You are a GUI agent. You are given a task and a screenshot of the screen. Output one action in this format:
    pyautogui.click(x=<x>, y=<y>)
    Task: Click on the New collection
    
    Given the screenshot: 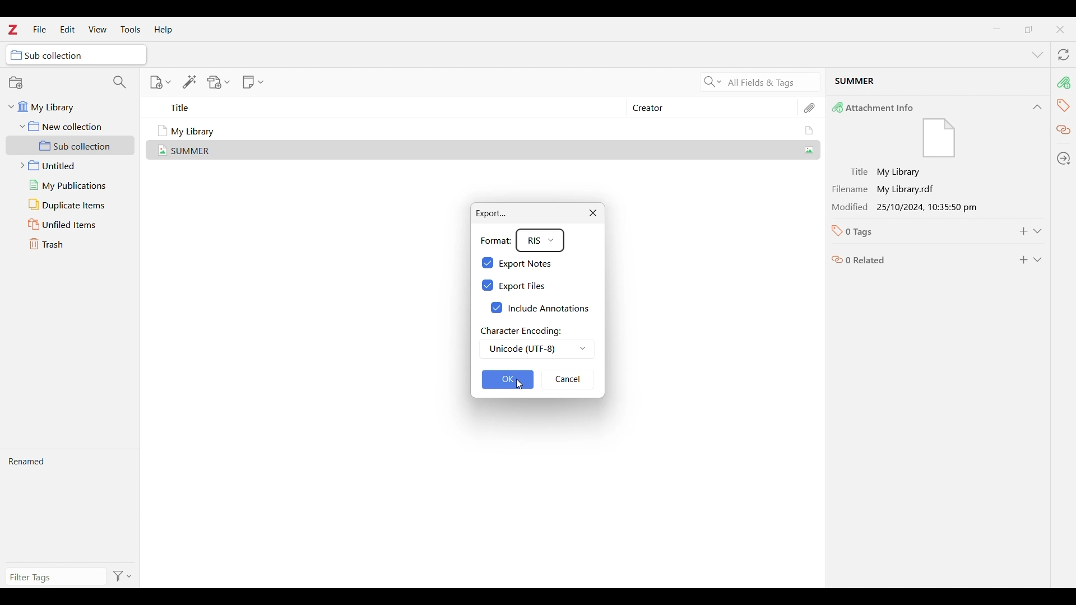 What is the action you would take?
    pyautogui.click(x=55, y=82)
    